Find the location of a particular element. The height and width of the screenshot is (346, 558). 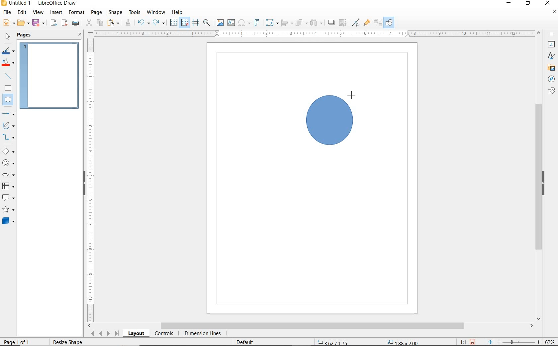

EXPORT is located at coordinates (54, 23).